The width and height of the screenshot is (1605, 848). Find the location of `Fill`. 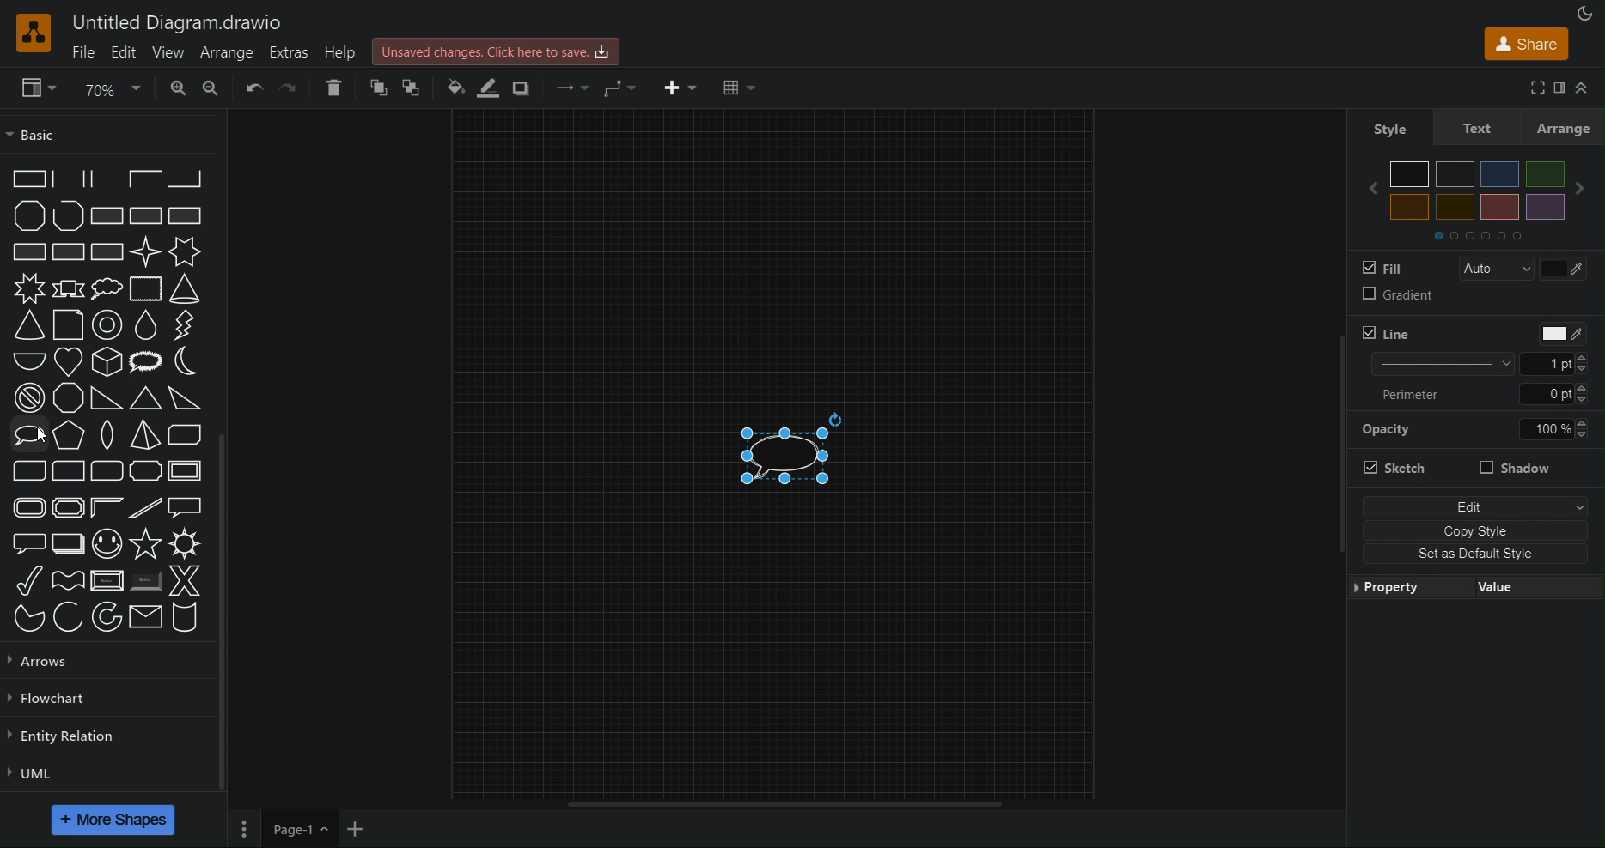

Fill is located at coordinates (1390, 268).